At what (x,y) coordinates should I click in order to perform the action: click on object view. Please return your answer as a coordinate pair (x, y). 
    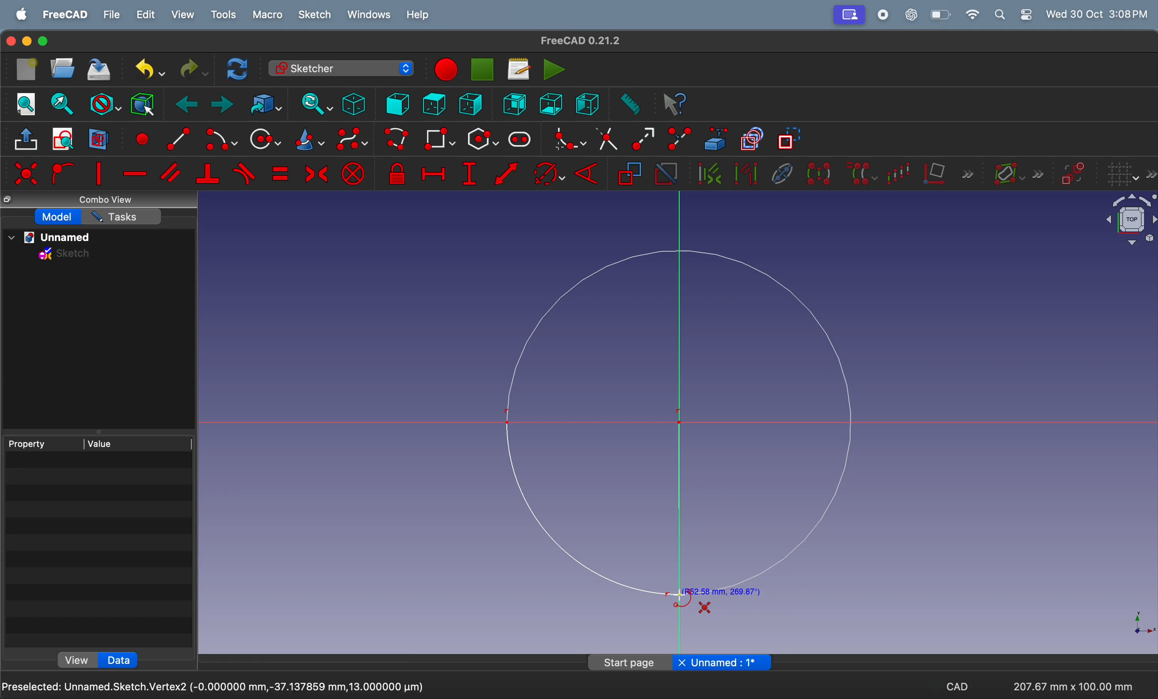
    Looking at the image, I should click on (1123, 222).